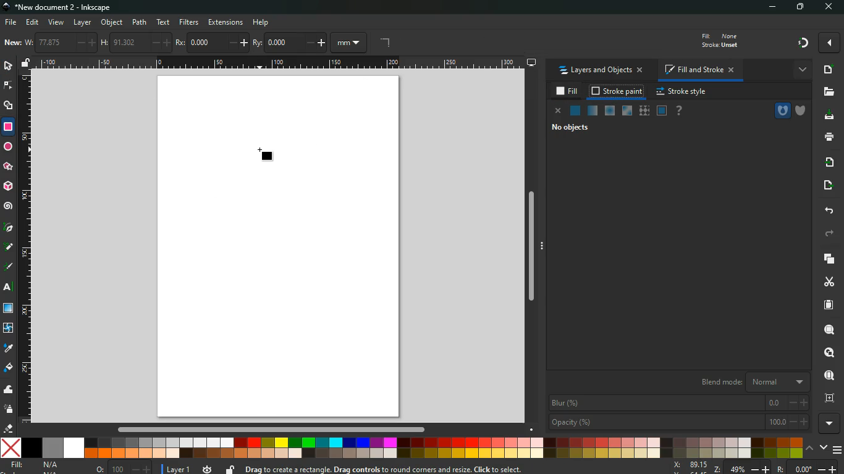 The width and height of the screenshot is (844, 474). Describe the element at coordinates (749, 467) in the screenshot. I see `zoom` at that location.